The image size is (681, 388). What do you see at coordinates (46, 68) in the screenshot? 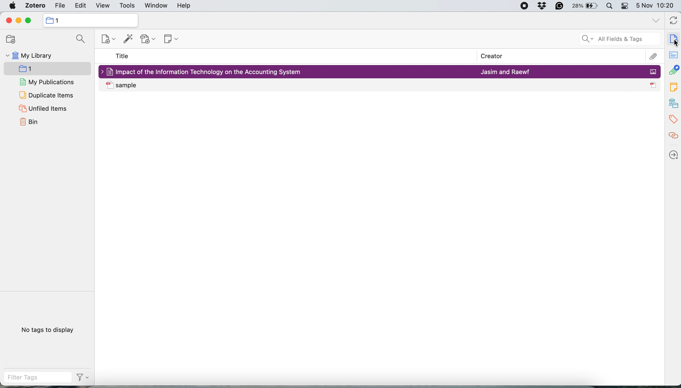
I see `new collection` at bounding box center [46, 68].